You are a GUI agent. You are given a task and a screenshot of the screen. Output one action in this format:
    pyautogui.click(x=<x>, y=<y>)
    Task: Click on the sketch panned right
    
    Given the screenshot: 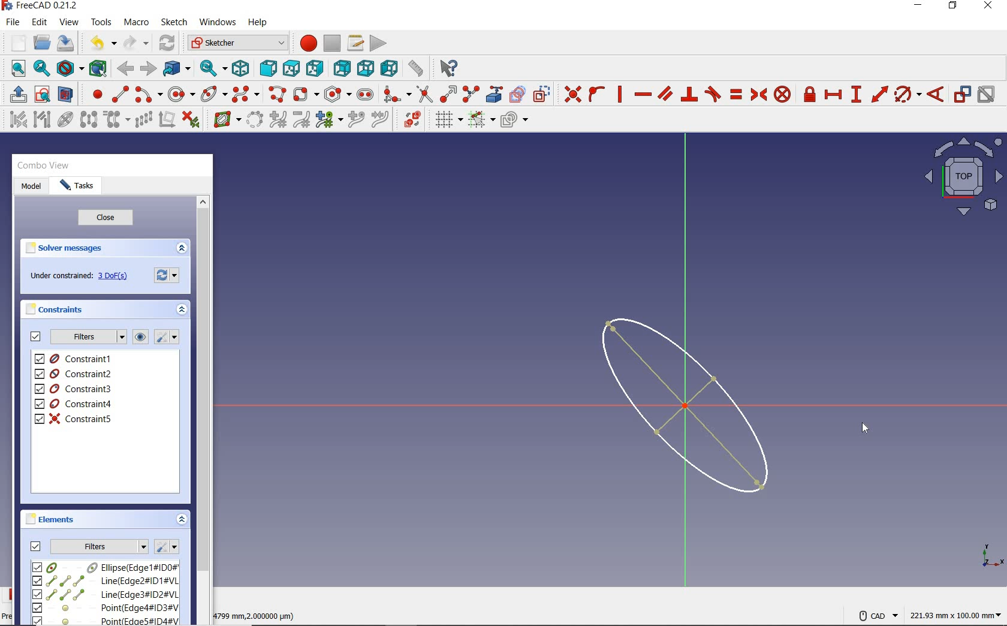 What is the action you would take?
    pyautogui.click(x=692, y=405)
    